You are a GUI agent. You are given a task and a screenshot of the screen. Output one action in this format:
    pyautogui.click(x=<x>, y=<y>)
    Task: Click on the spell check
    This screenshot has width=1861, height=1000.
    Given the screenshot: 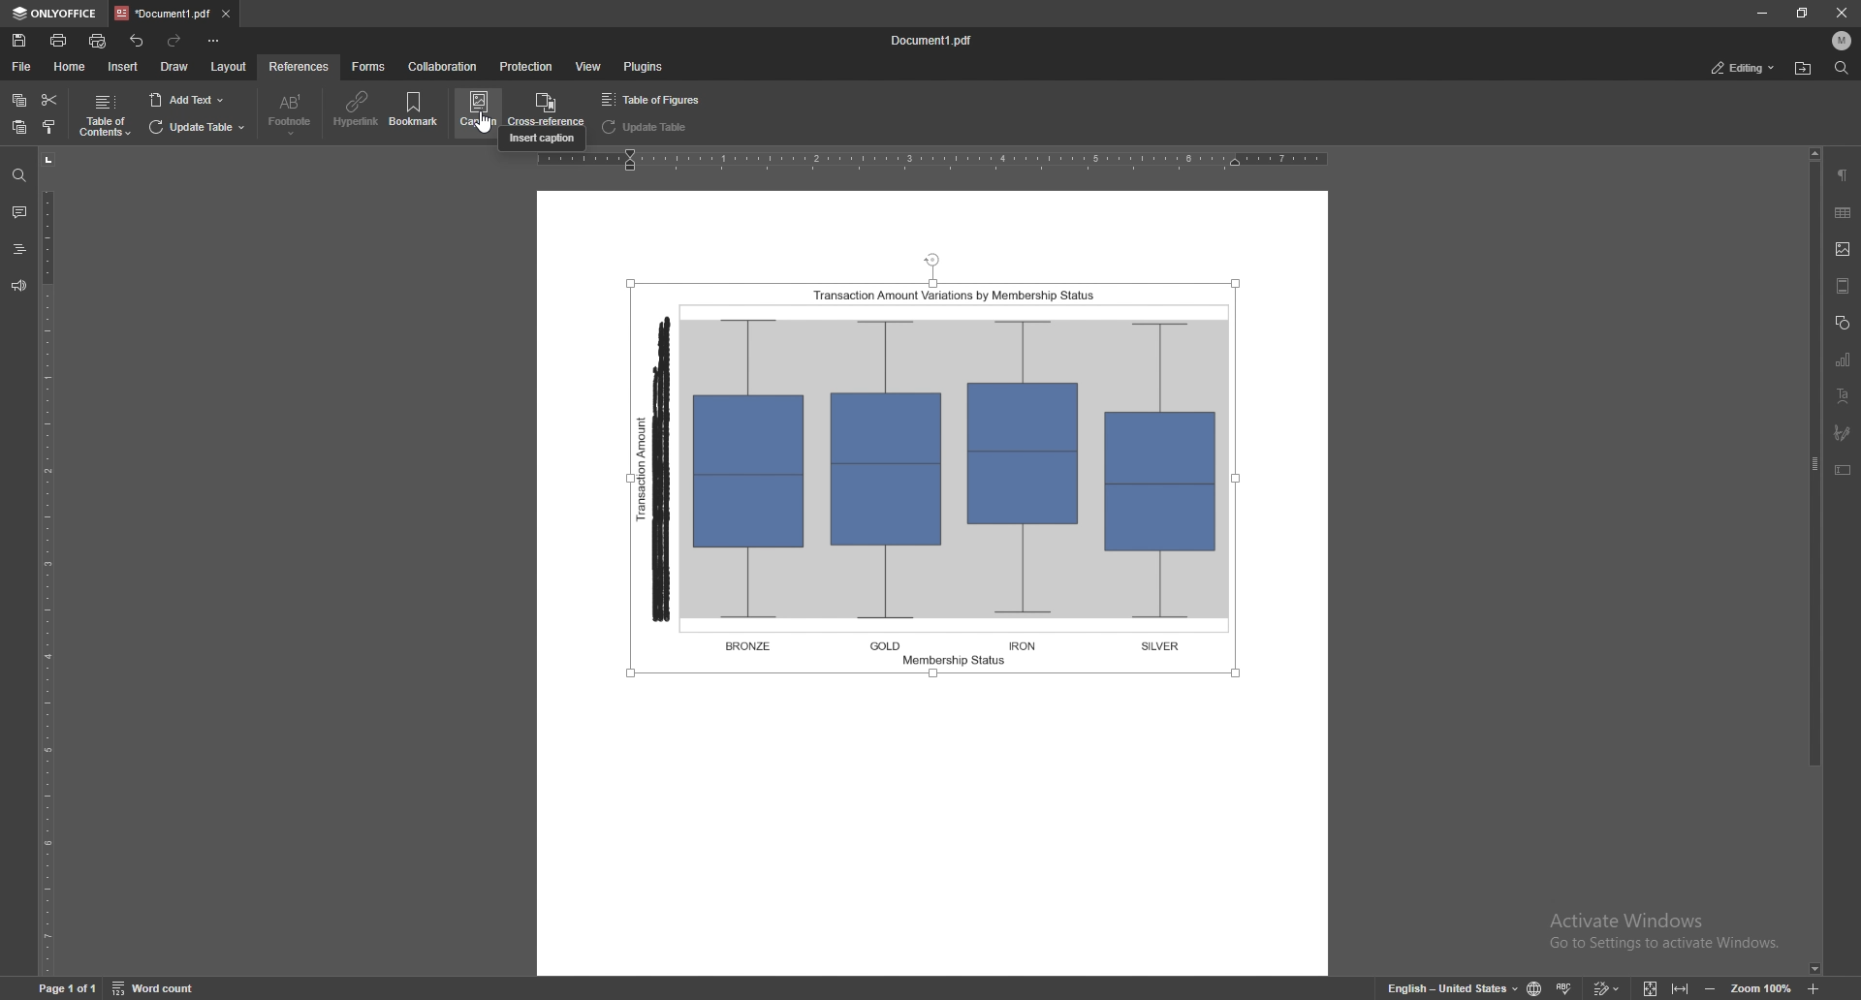 What is the action you would take?
    pyautogui.click(x=1564, y=987)
    